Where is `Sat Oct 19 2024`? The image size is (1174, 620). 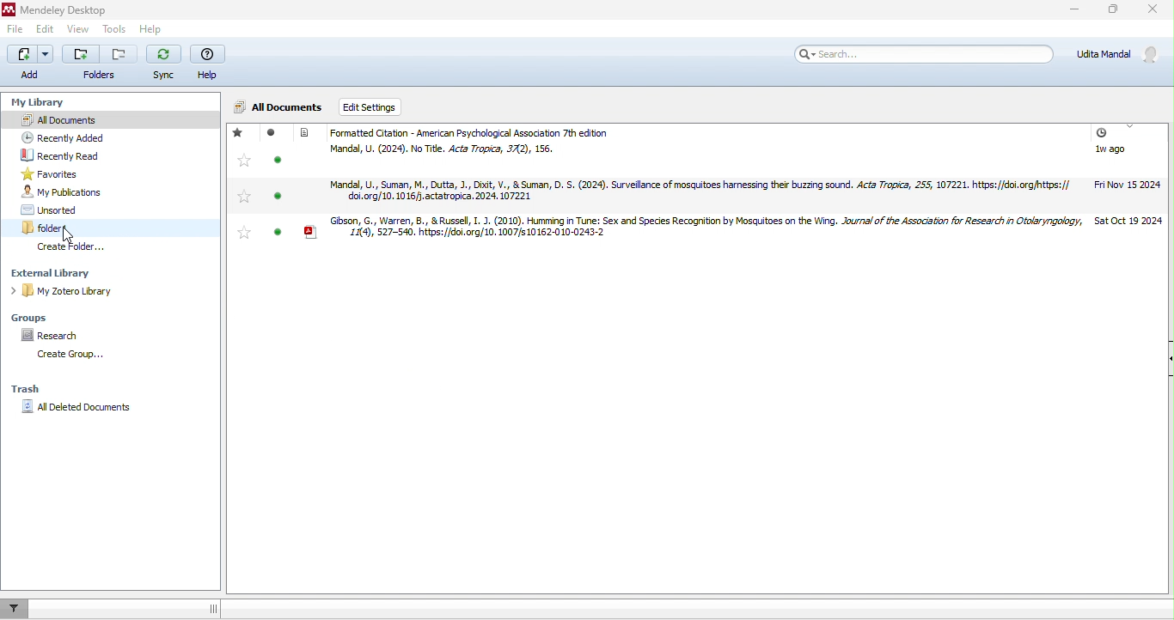 Sat Oct 19 2024 is located at coordinates (1129, 221).